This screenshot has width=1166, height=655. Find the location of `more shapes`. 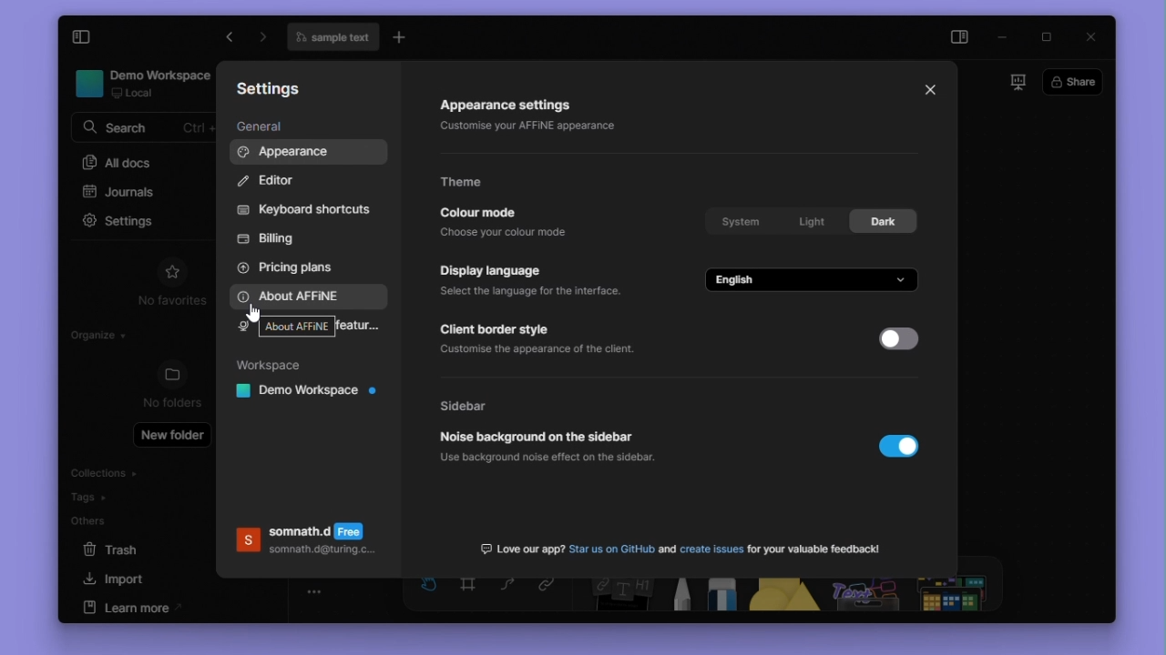

more shapes is located at coordinates (956, 596).